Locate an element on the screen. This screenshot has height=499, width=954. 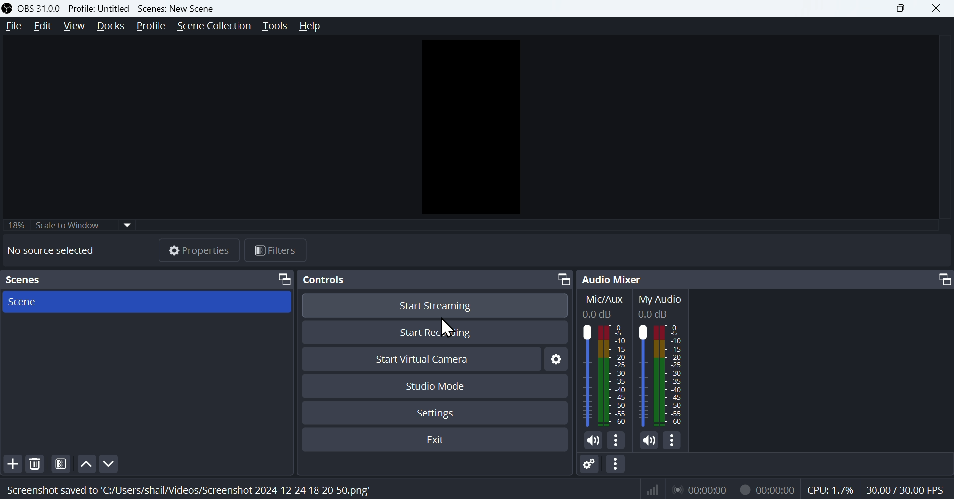
View is located at coordinates (72, 26).